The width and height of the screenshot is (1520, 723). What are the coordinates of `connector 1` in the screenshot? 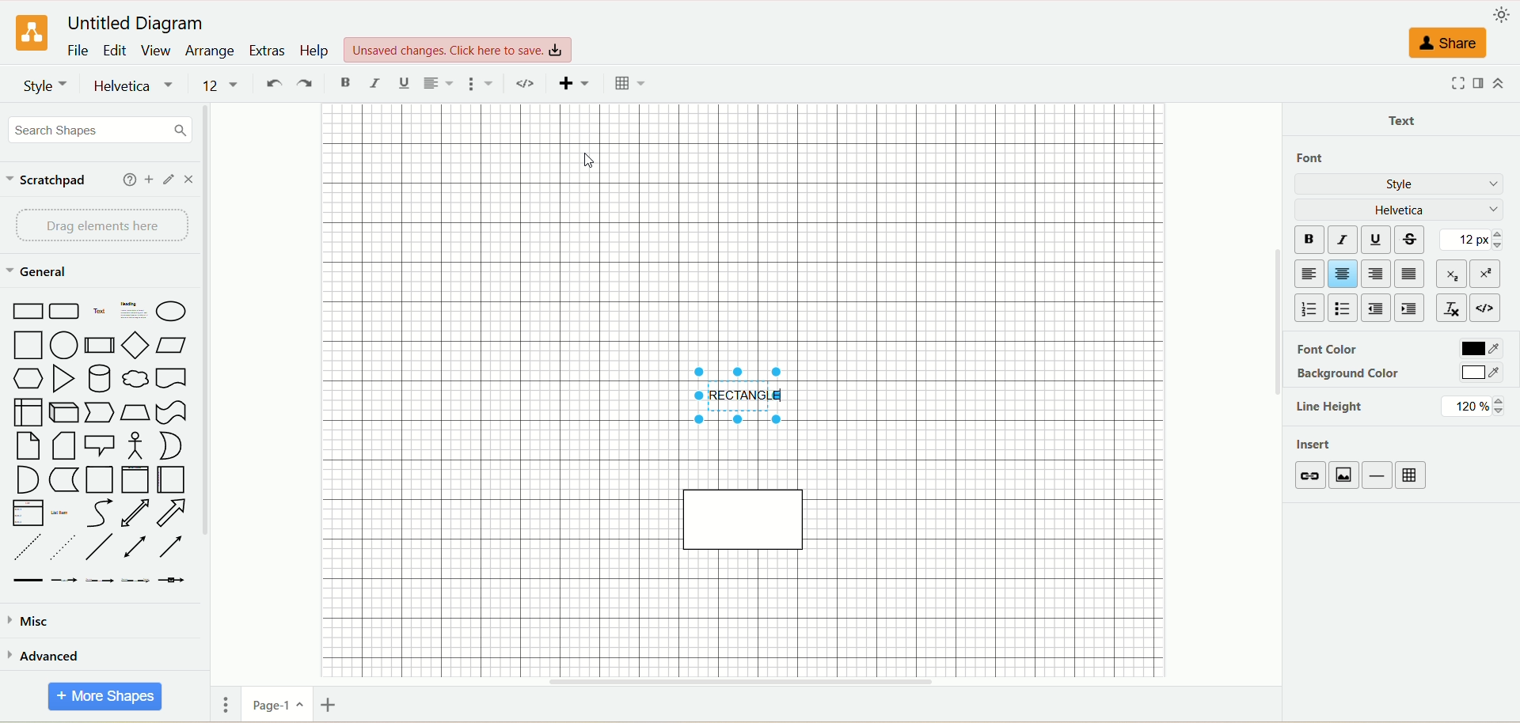 It's located at (26, 580).